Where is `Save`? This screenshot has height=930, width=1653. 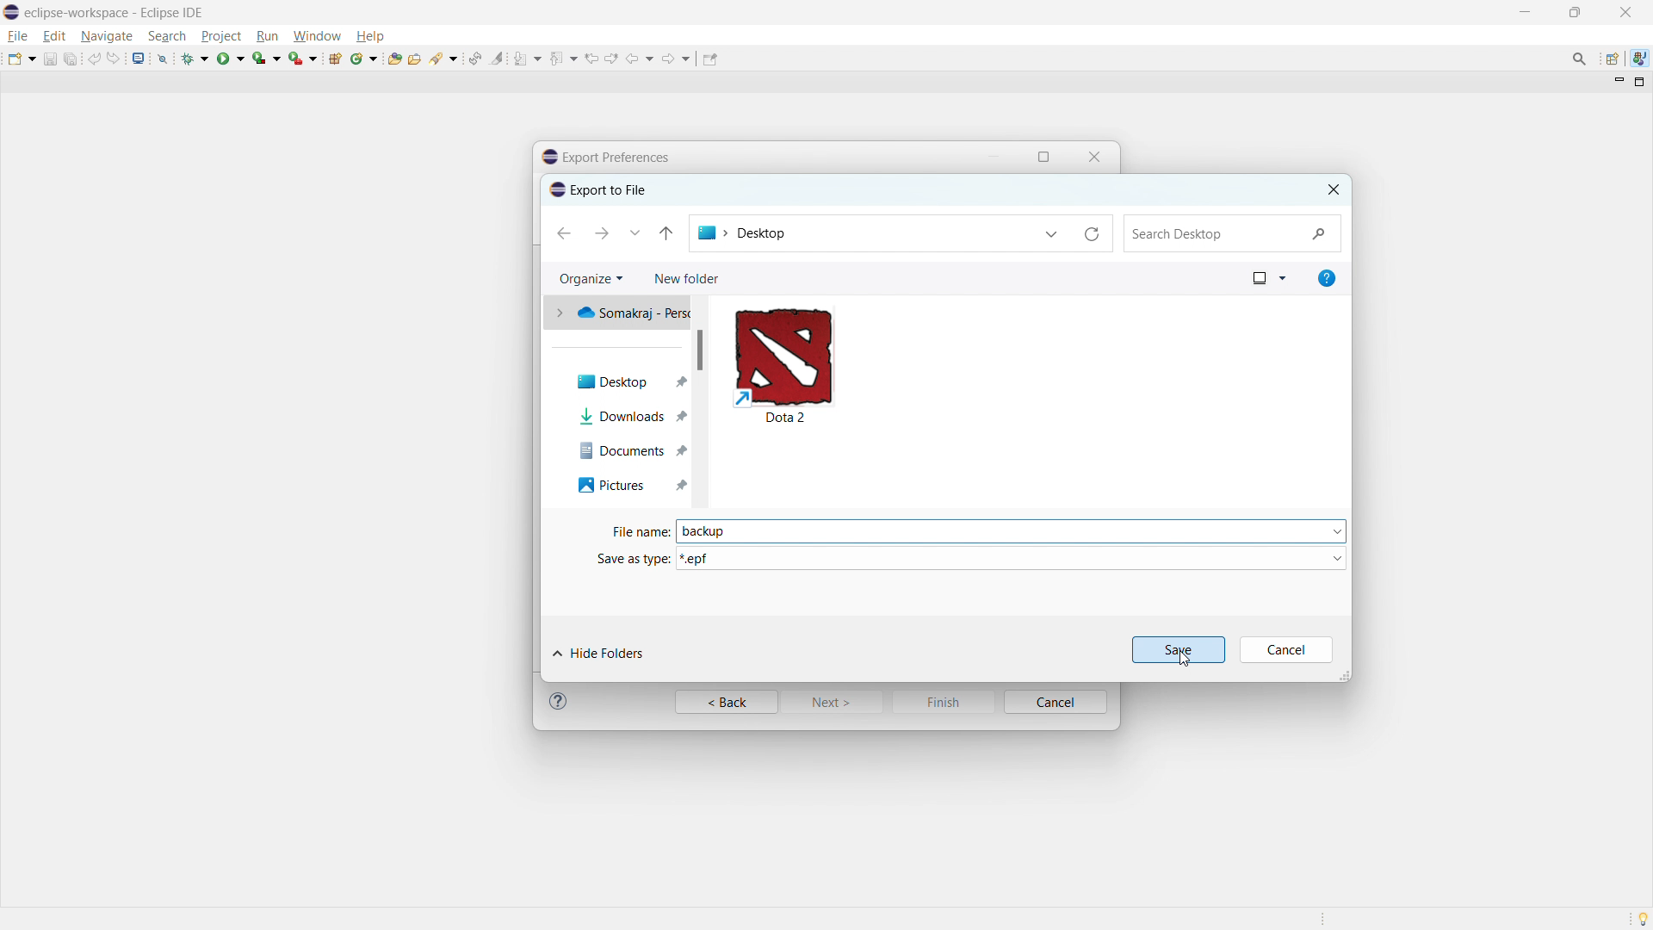 Save is located at coordinates (1176, 648).